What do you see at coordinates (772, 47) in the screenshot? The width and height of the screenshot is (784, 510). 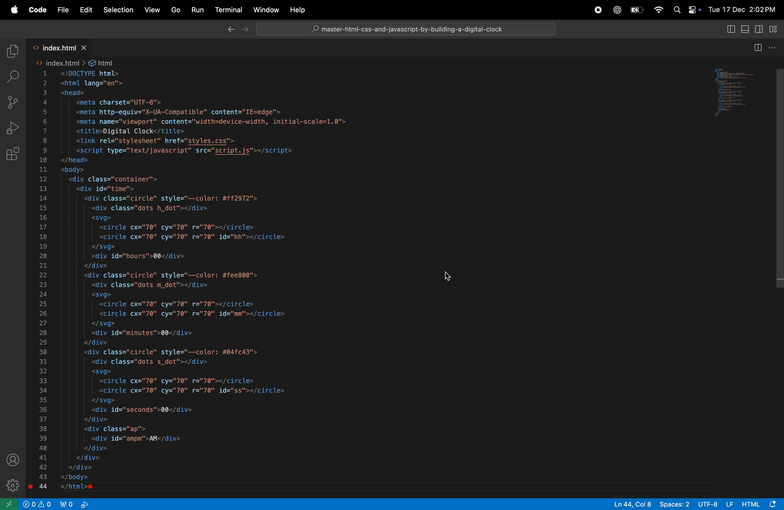 I see `options` at bounding box center [772, 47].